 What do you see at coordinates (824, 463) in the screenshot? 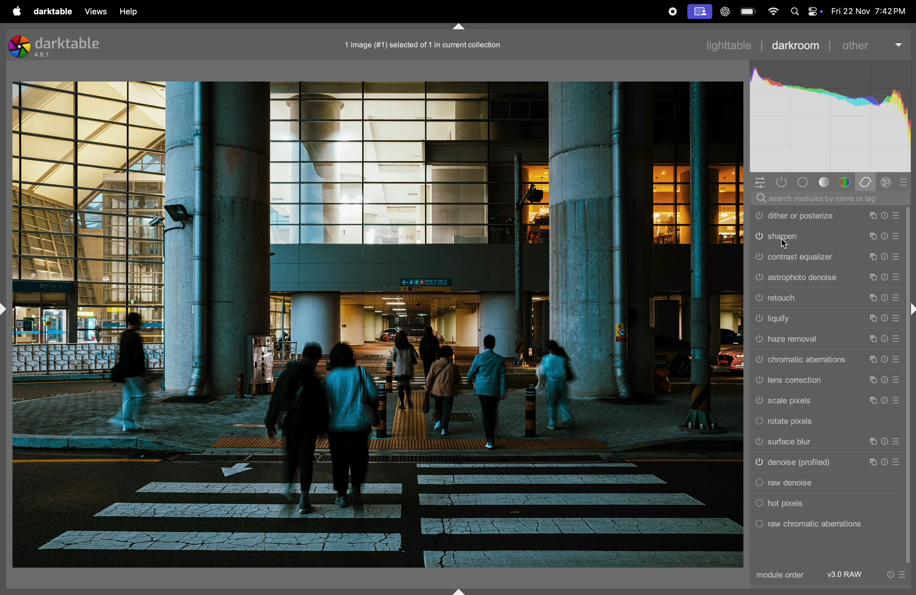
I see `denoise profiled` at bounding box center [824, 463].